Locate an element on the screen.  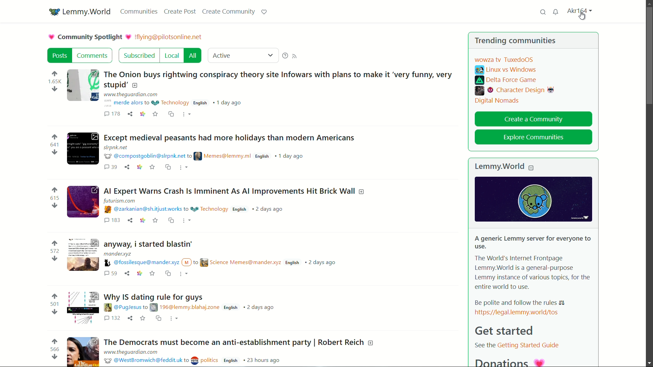
donatiosn is located at coordinates (508, 361).